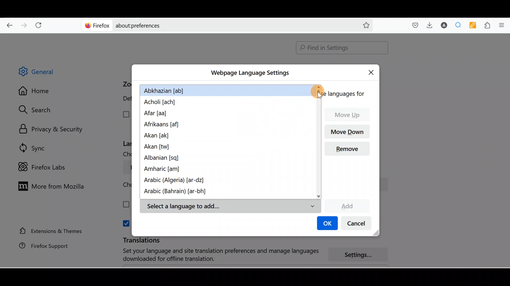 Image resolution: width=510 pixels, height=286 pixels. Describe the element at coordinates (428, 25) in the screenshot. I see `Downloads` at that location.